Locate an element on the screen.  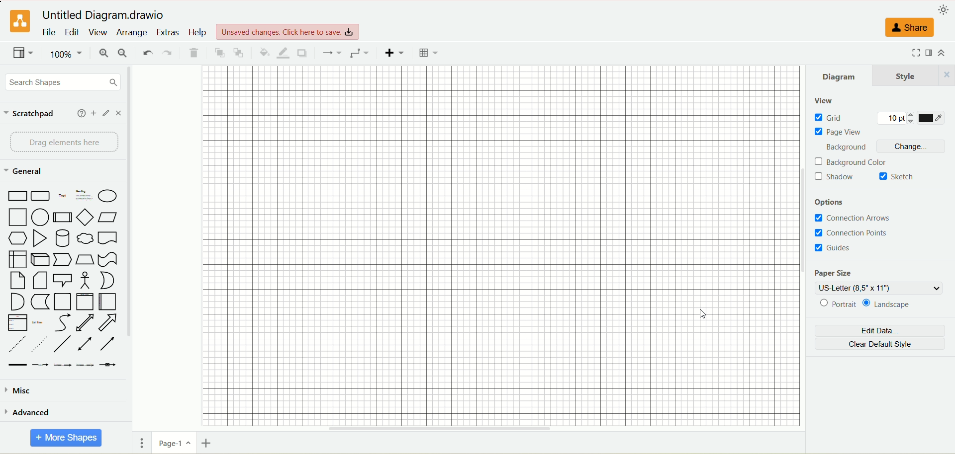
fill color is located at coordinates (263, 52).